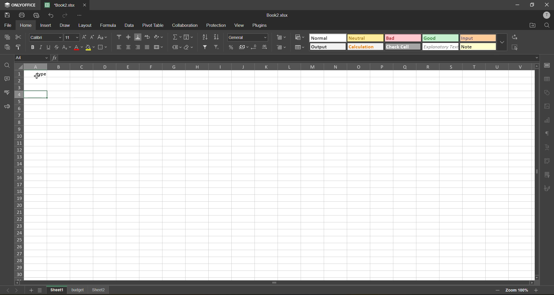 The height and width of the screenshot is (295, 554). I want to click on home, so click(26, 25).